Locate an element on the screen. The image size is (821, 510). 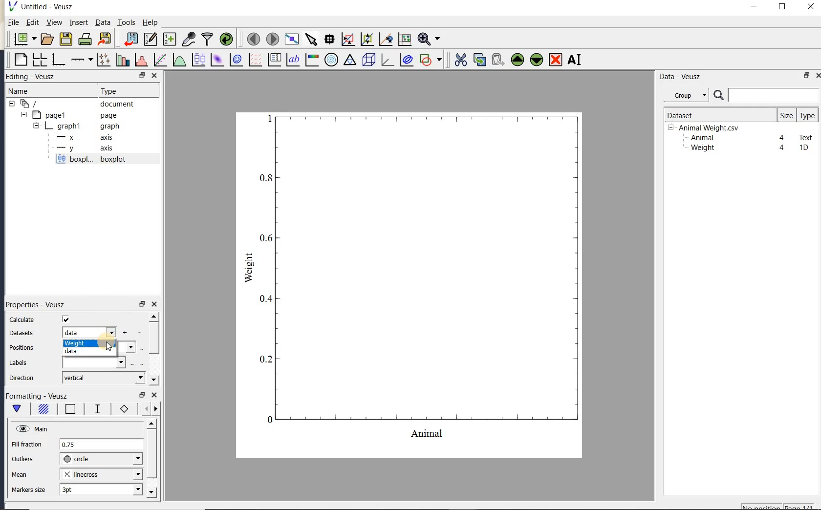
Help is located at coordinates (150, 22).